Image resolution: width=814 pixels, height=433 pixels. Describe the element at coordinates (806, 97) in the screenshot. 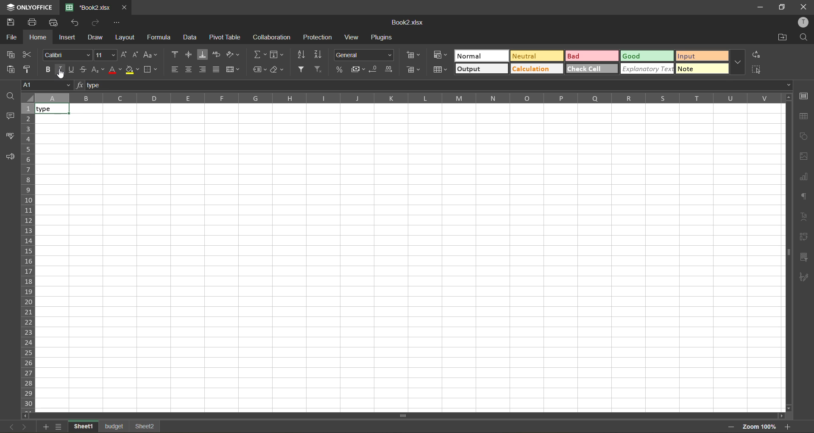

I see `cell settings` at that location.